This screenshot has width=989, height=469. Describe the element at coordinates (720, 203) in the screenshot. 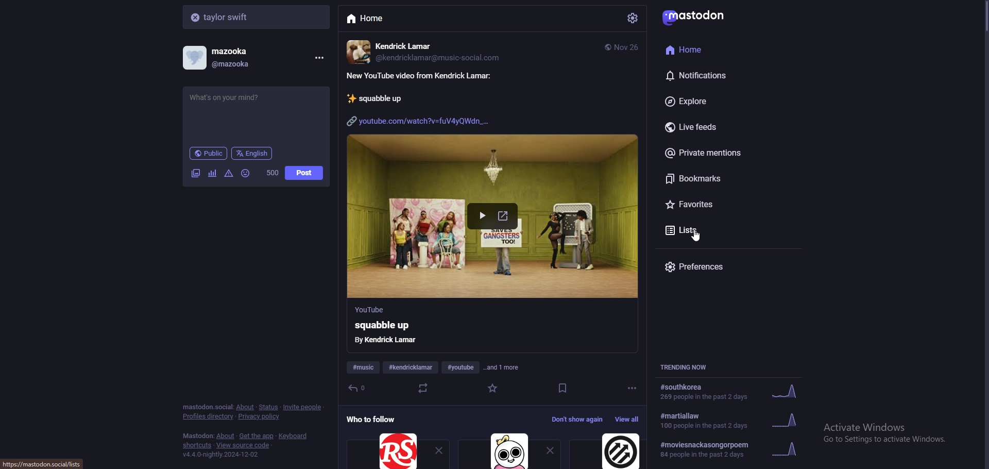

I see `favourites` at that location.